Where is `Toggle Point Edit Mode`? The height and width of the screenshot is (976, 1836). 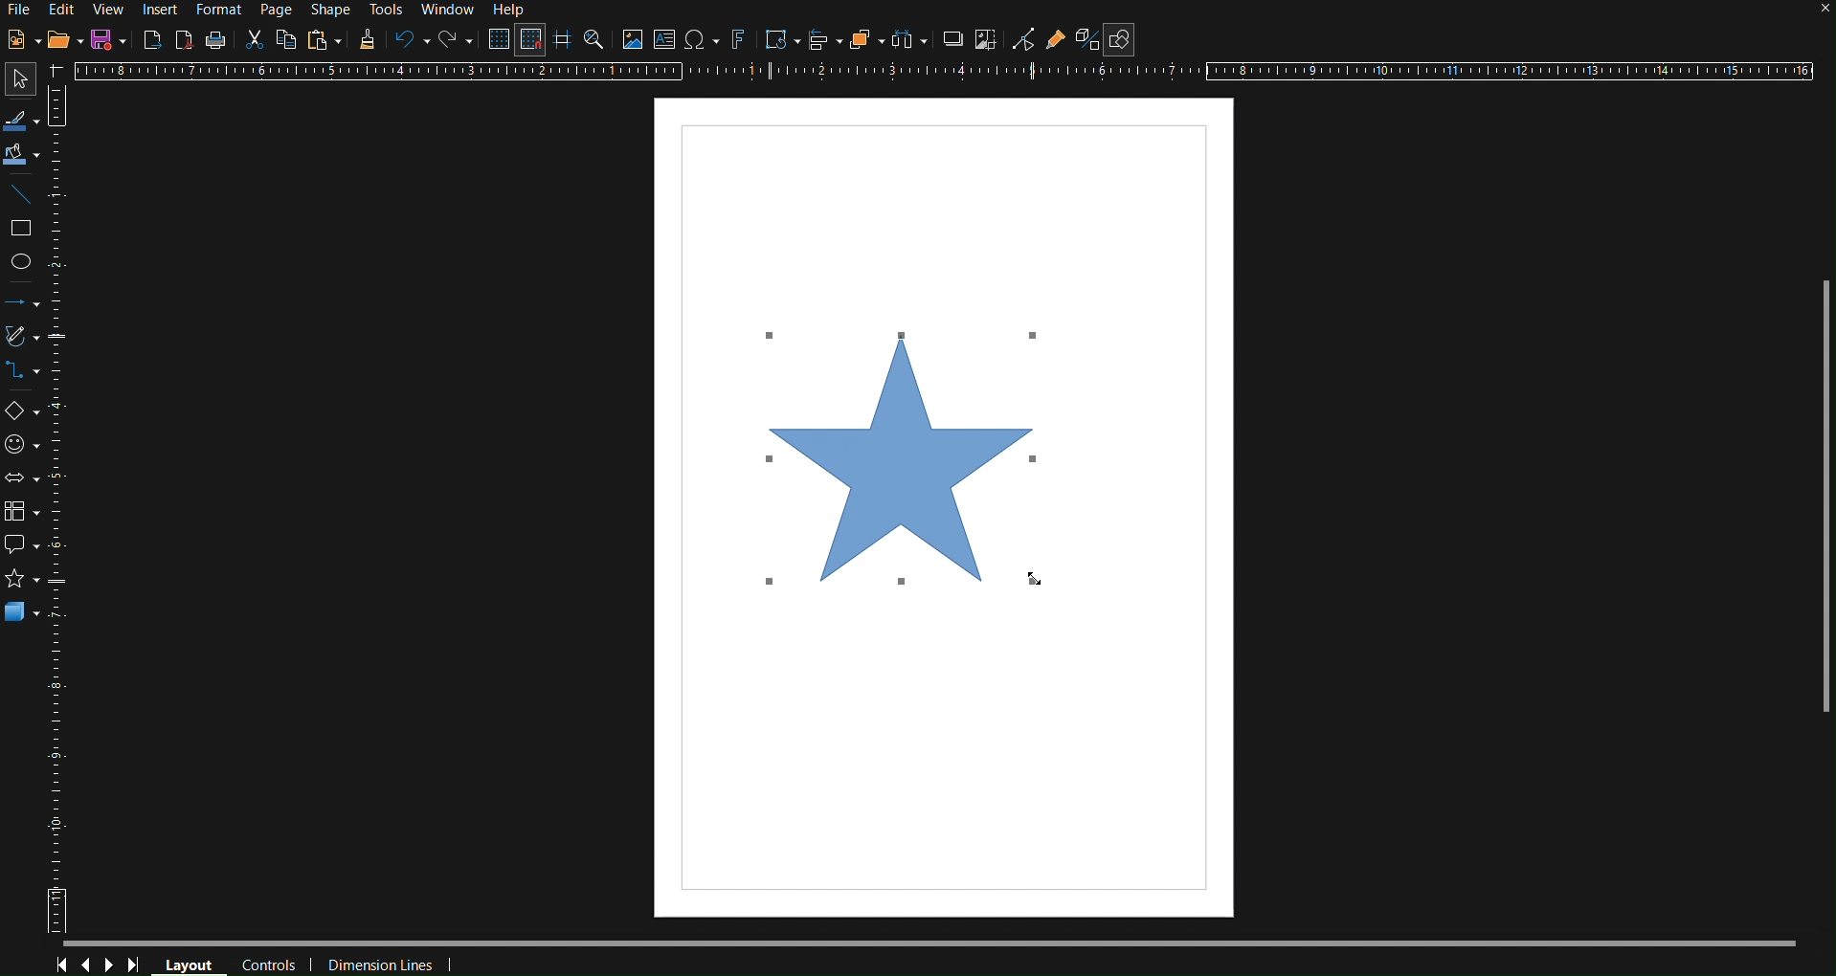 Toggle Point Edit Mode is located at coordinates (1024, 40).